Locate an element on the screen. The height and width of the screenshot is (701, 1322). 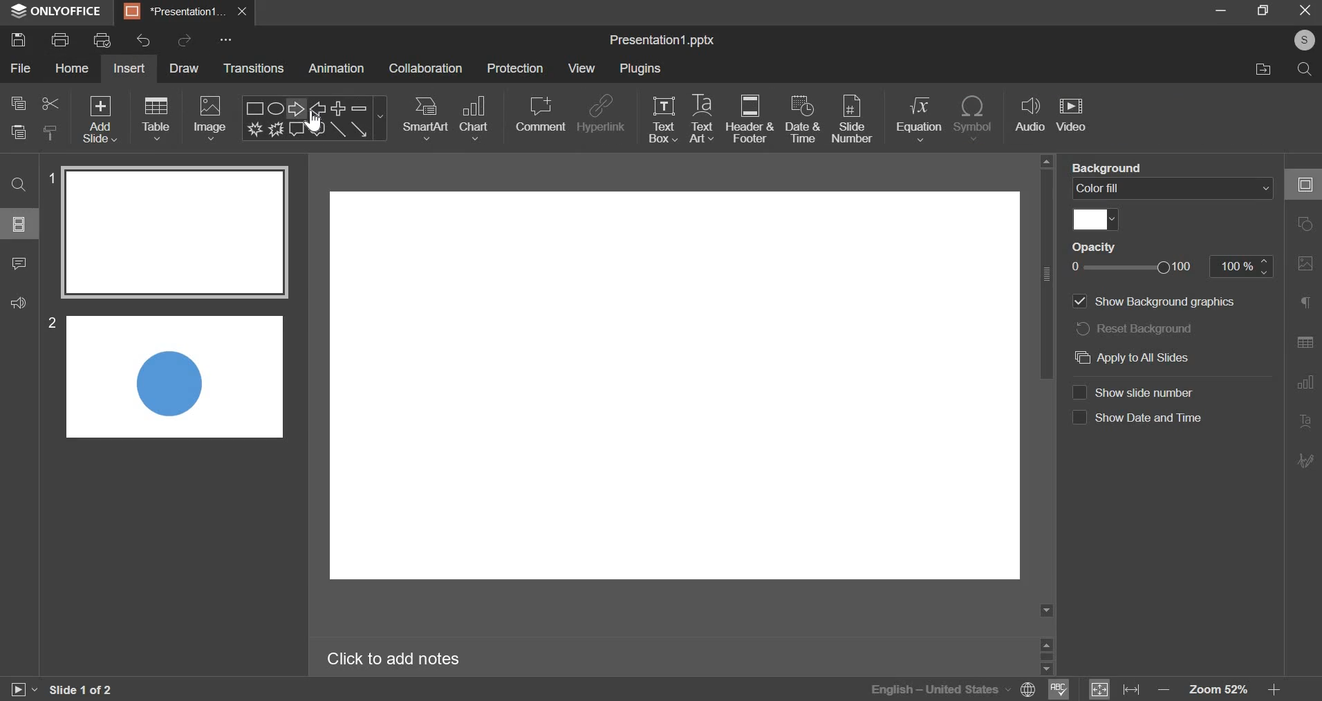
2 is located at coordinates (52, 324).